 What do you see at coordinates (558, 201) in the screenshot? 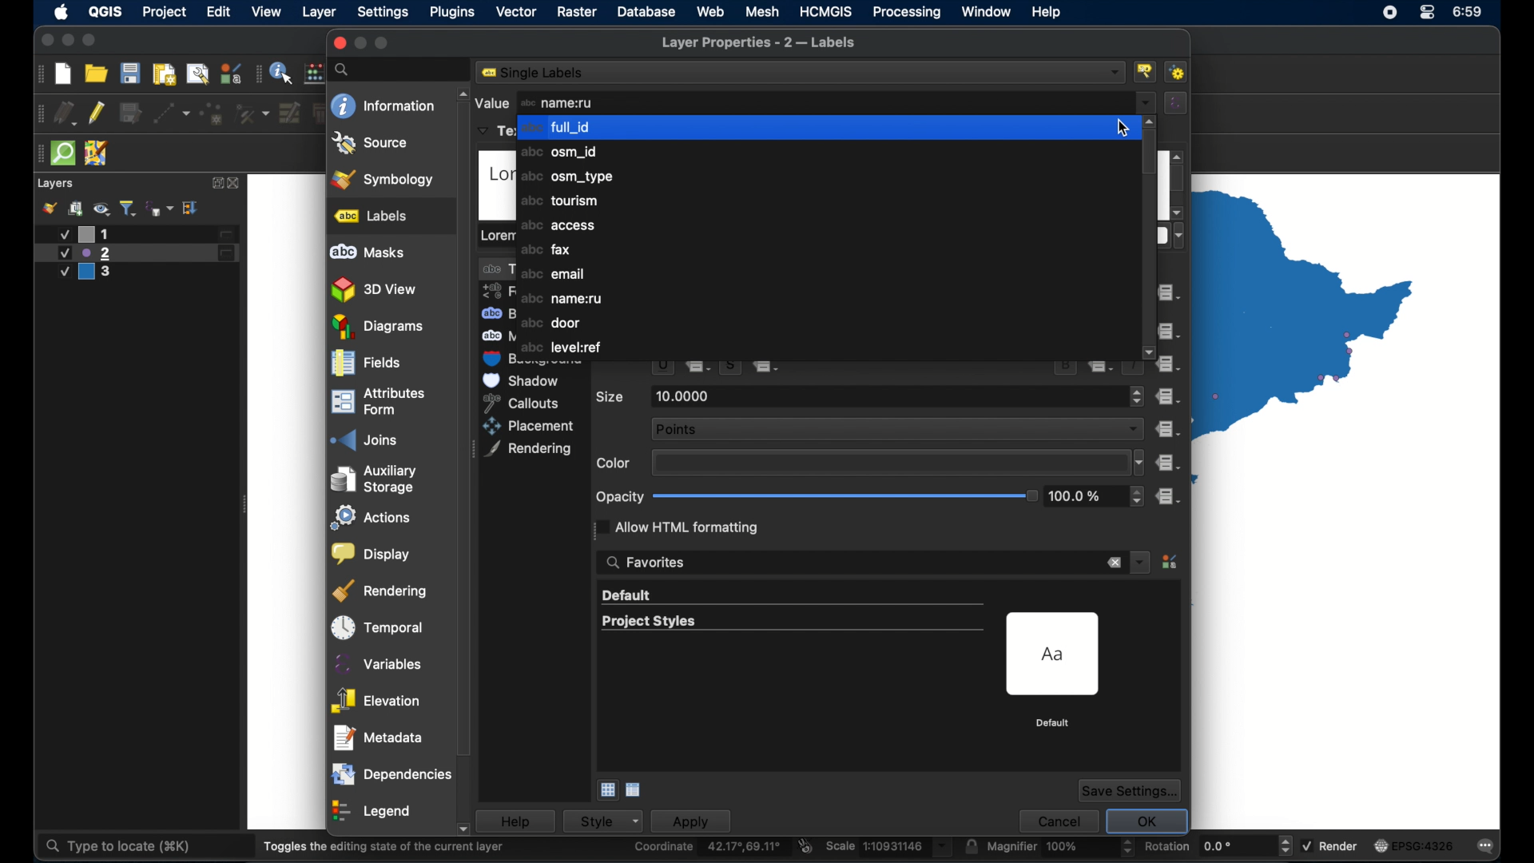
I see `tourism` at bounding box center [558, 201].